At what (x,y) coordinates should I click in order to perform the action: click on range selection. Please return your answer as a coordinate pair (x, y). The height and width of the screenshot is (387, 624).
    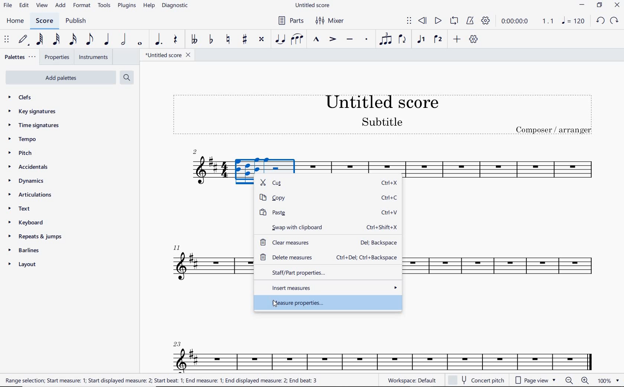
    Looking at the image, I should click on (162, 381).